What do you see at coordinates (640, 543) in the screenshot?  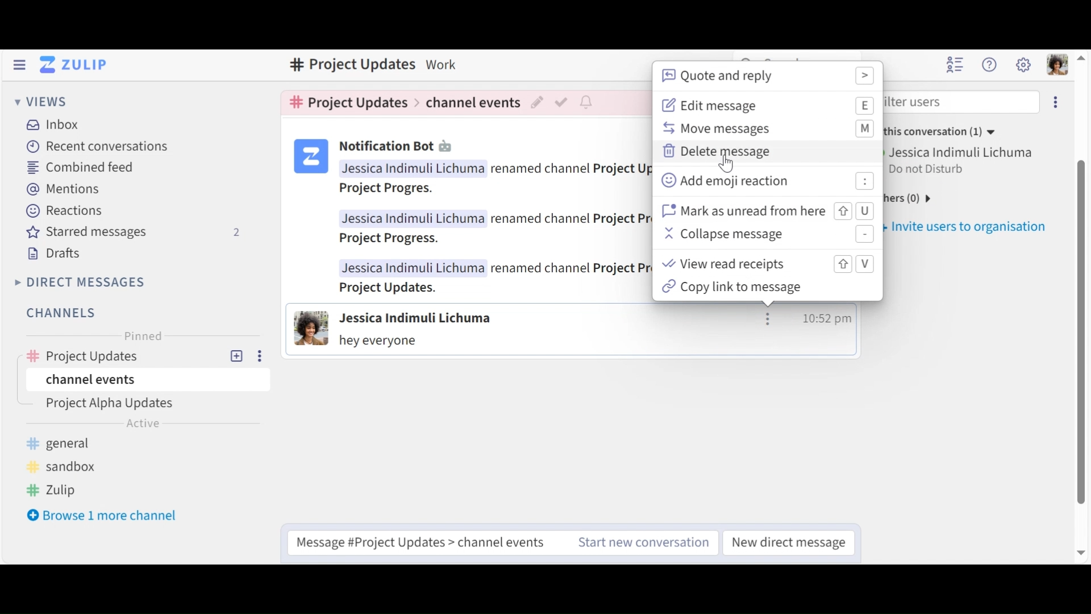 I see `Start ne conversations` at bounding box center [640, 543].